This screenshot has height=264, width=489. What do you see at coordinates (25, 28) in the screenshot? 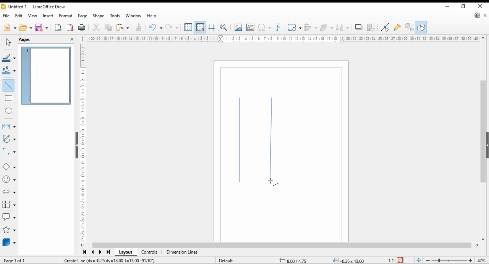
I see `open` at bounding box center [25, 28].